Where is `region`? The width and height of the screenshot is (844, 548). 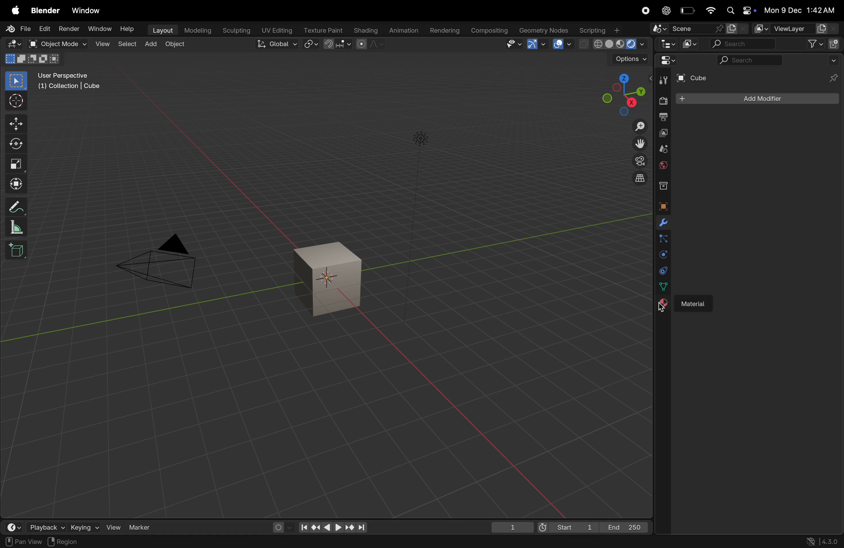
region is located at coordinates (68, 542).